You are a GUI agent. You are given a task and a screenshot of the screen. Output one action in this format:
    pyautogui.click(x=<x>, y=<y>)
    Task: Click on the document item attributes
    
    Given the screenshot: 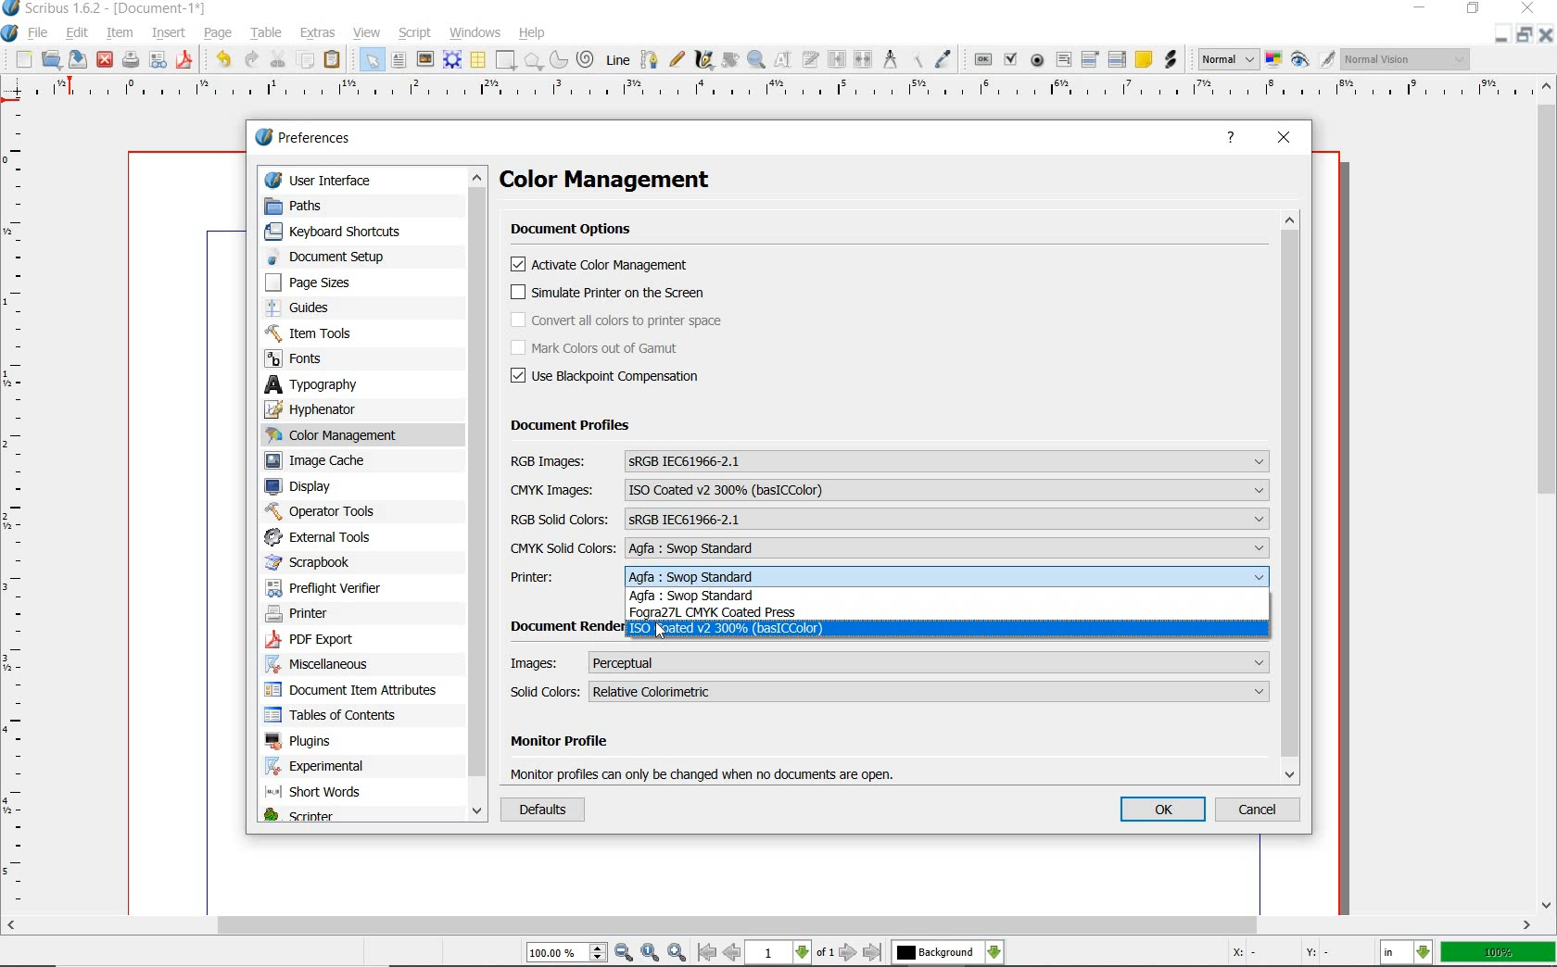 What is the action you would take?
    pyautogui.click(x=354, y=691)
    